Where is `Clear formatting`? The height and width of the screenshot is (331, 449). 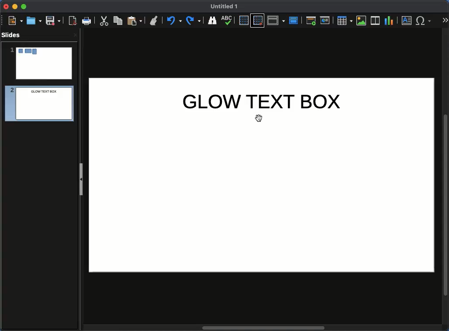 Clear formatting is located at coordinates (154, 20).